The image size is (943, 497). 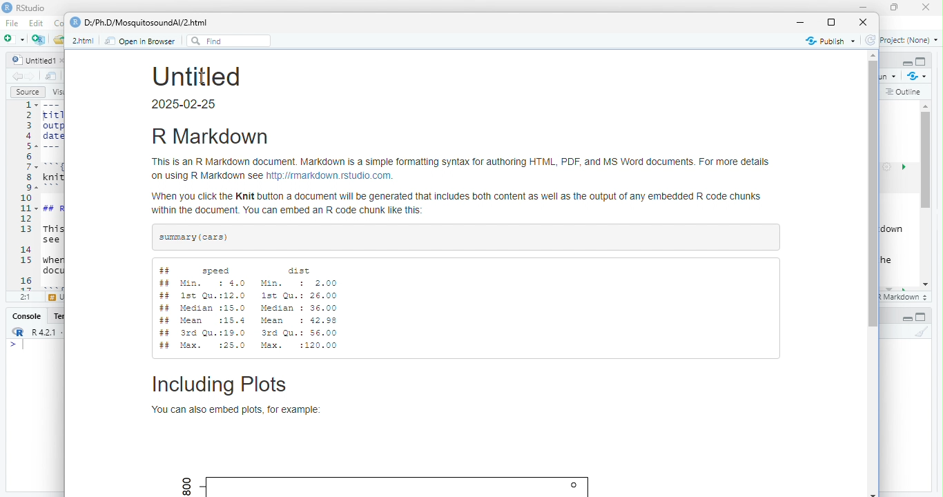 I want to click on scroll bottom, so click(x=874, y=494).